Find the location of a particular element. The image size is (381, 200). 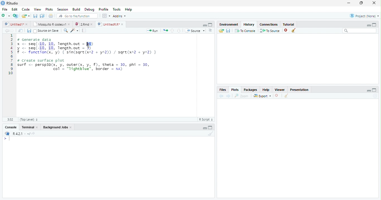

Addins is located at coordinates (119, 16).